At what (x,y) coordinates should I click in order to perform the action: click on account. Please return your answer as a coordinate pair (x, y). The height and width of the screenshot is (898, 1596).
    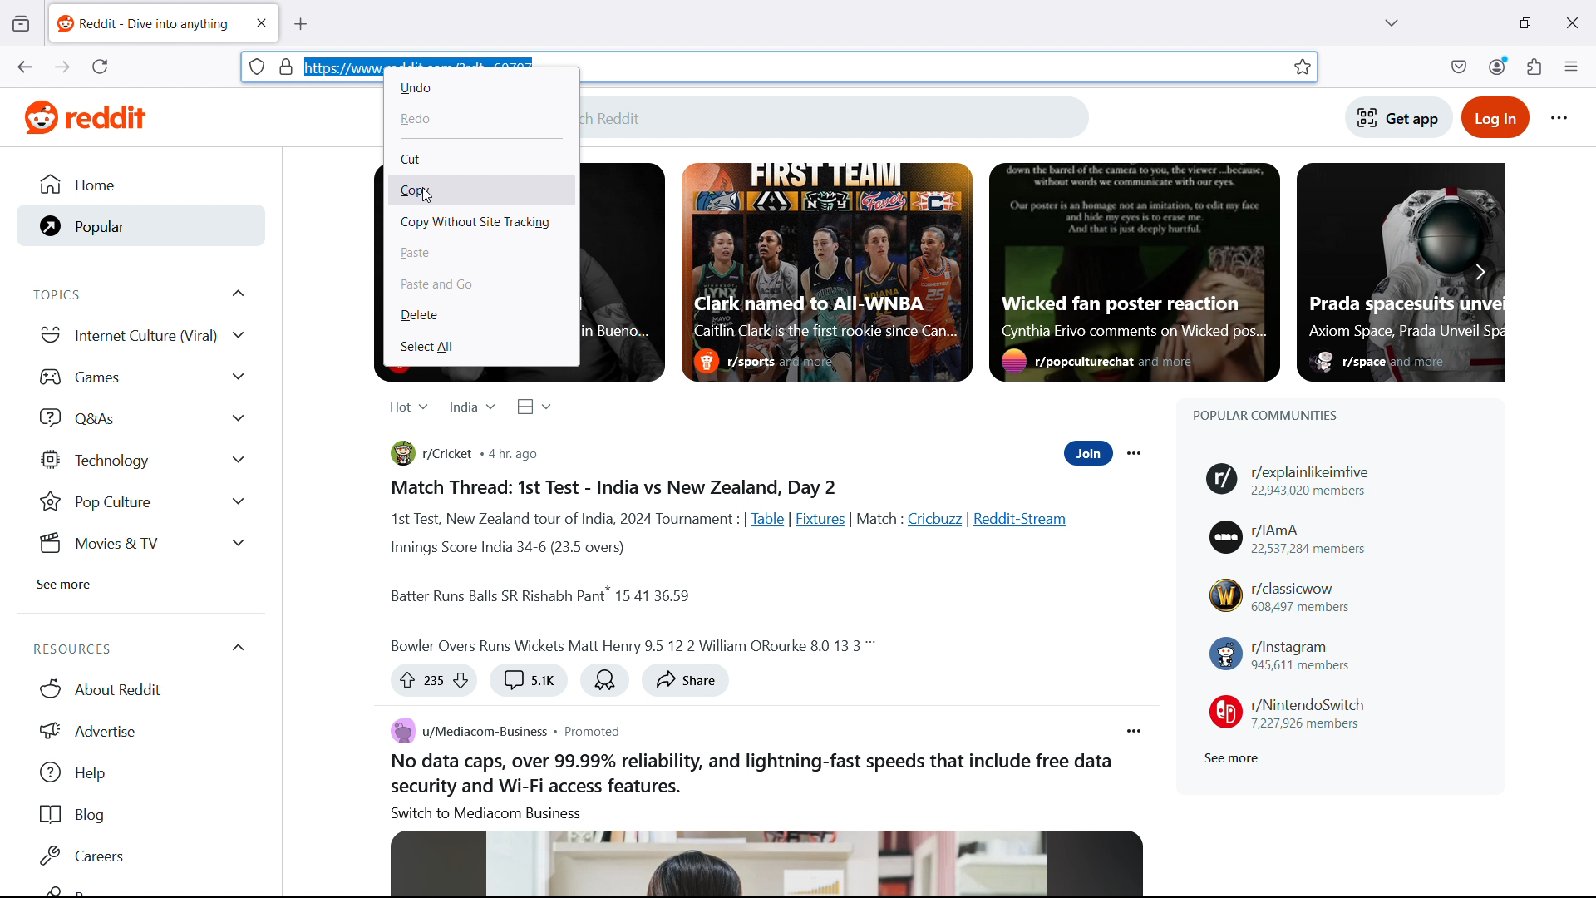
    Looking at the image, I should click on (1499, 65).